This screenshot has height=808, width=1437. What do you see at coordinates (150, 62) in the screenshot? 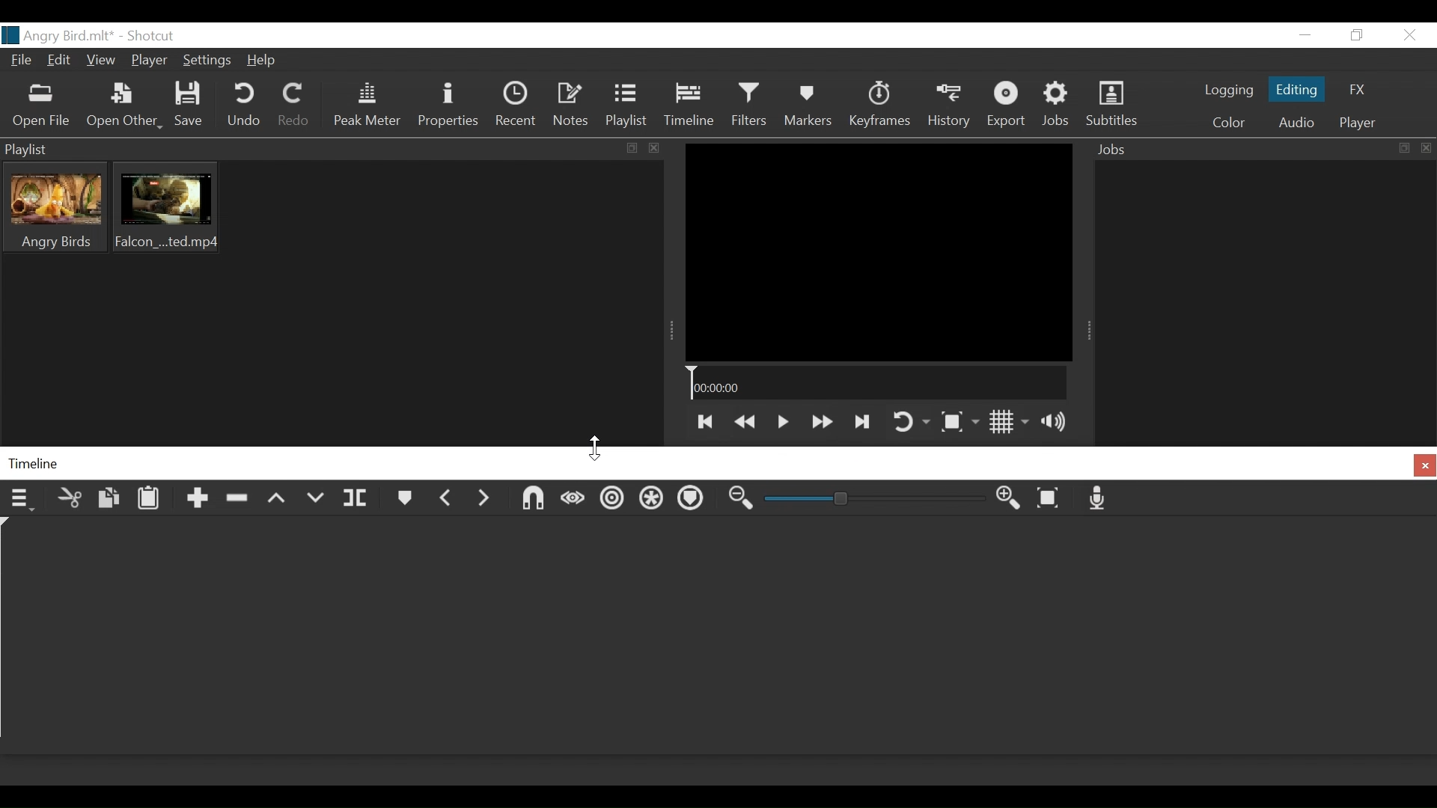
I see `Player` at bounding box center [150, 62].